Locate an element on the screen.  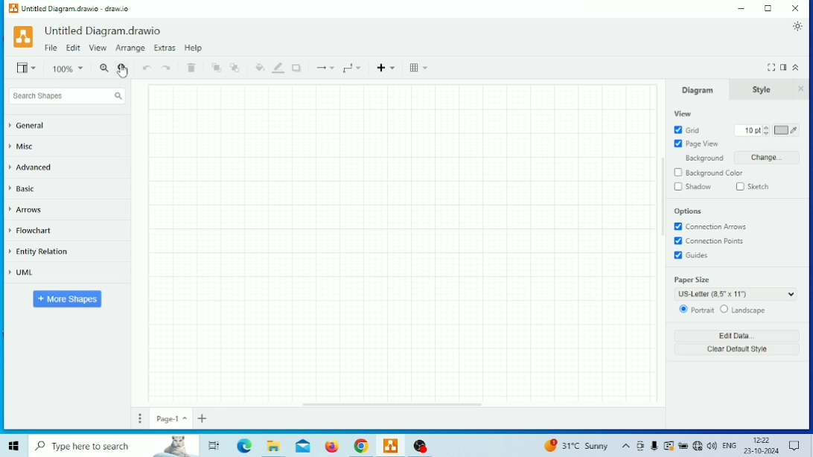
More Shapes is located at coordinates (68, 299).